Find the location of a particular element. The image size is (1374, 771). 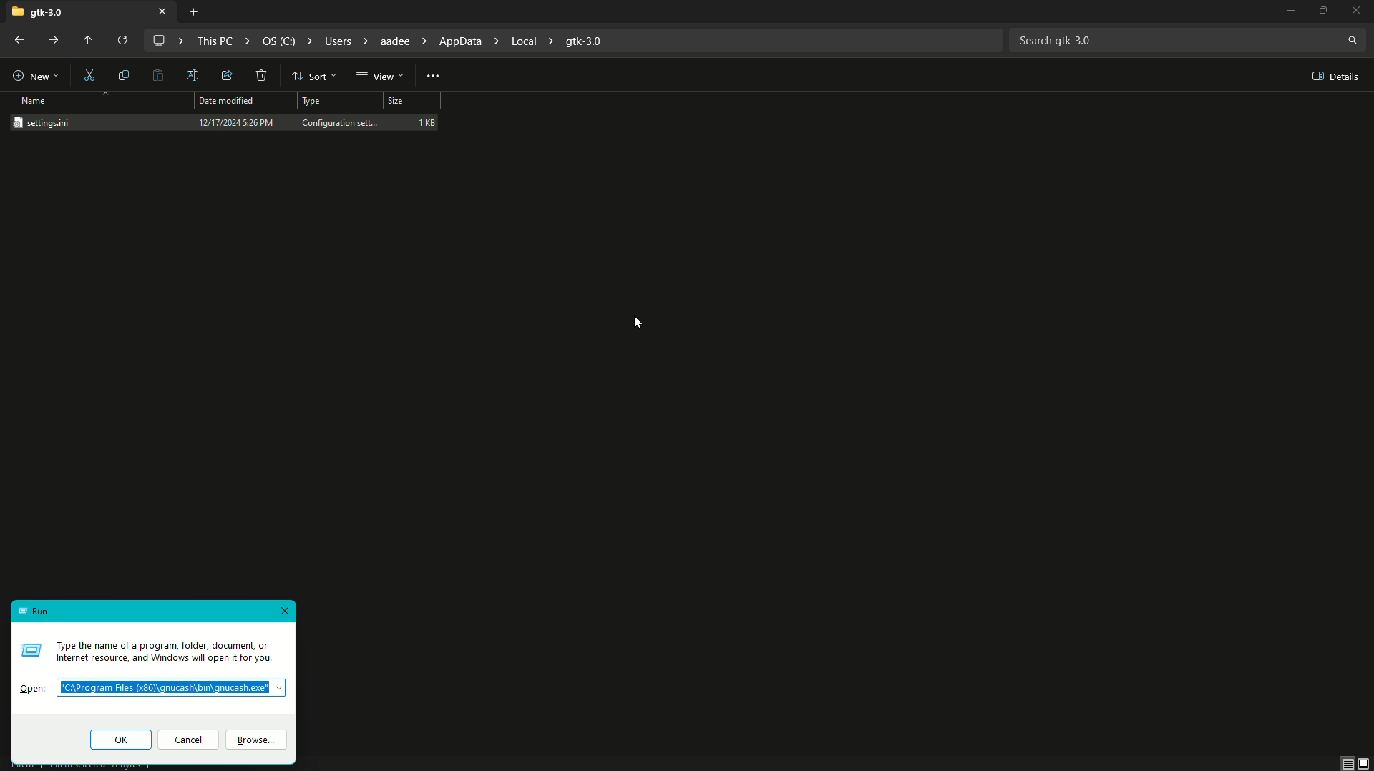

Minimize is located at coordinates (1283, 12).